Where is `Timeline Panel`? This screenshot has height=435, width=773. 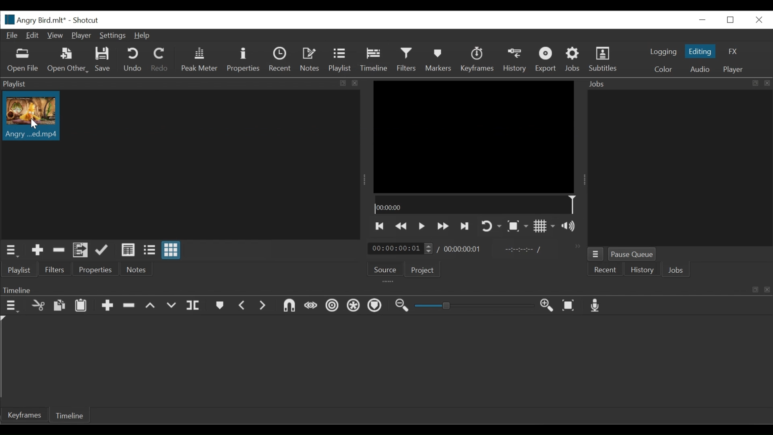
Timeline Panel is located at coordinates (384, 289).